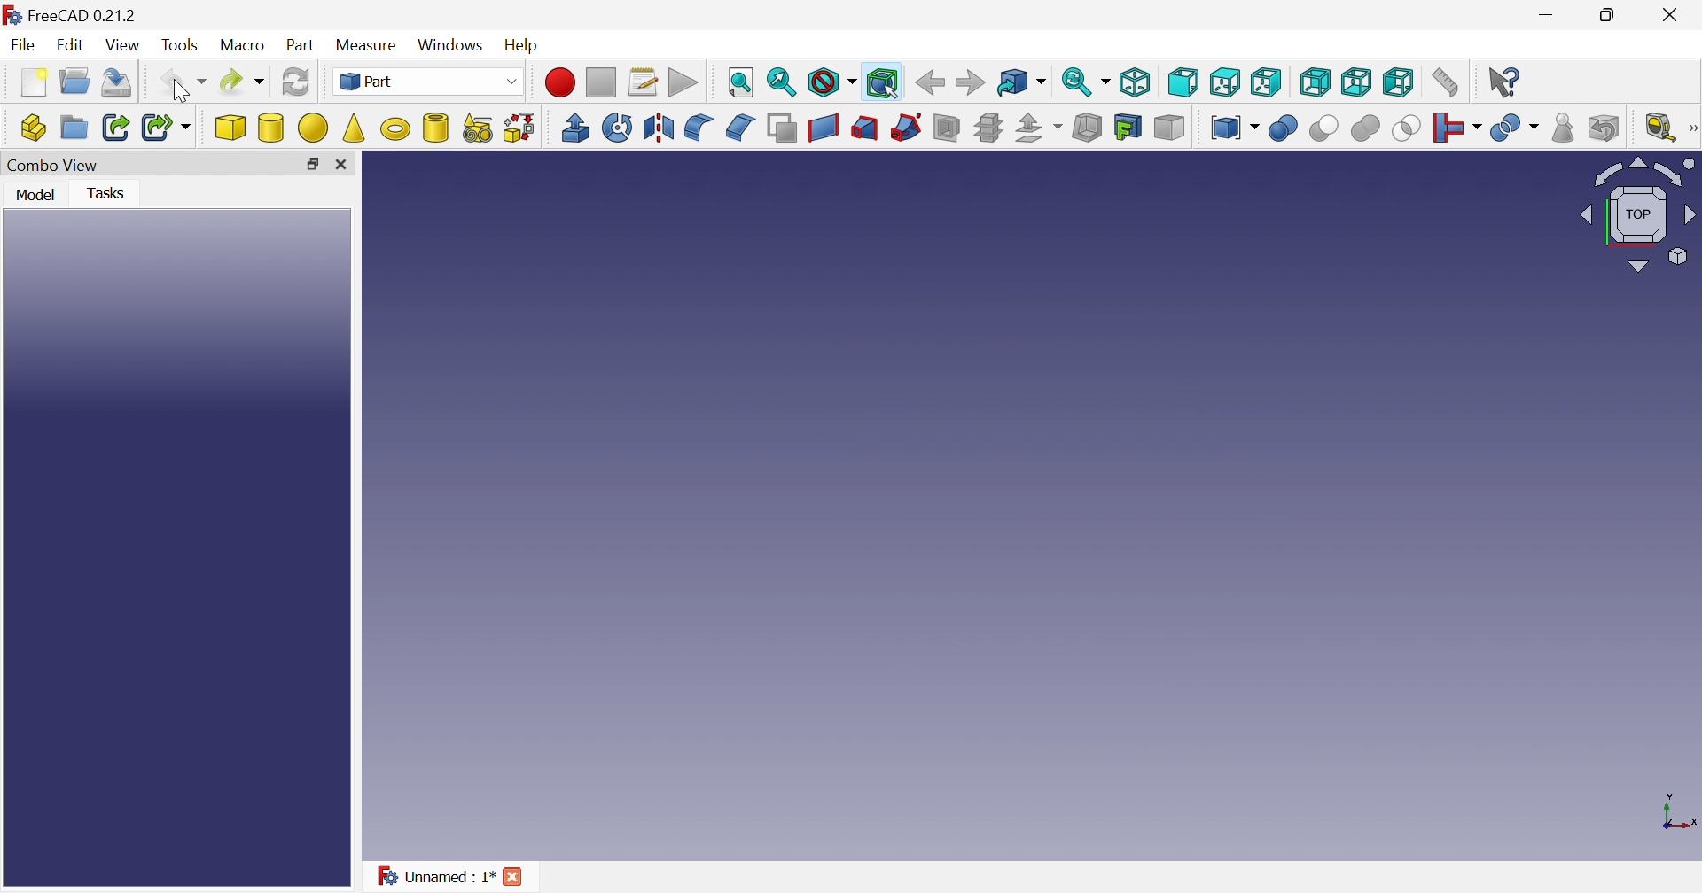 This screenshot has height=893, width=1702. Describe the element at coordinates (75, 128) in the screenshot. I see `Create group` at that location.